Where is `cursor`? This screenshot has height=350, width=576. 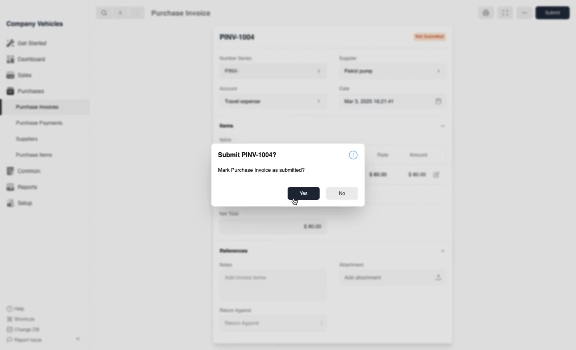
cursor is located at coordinates (295, 201).